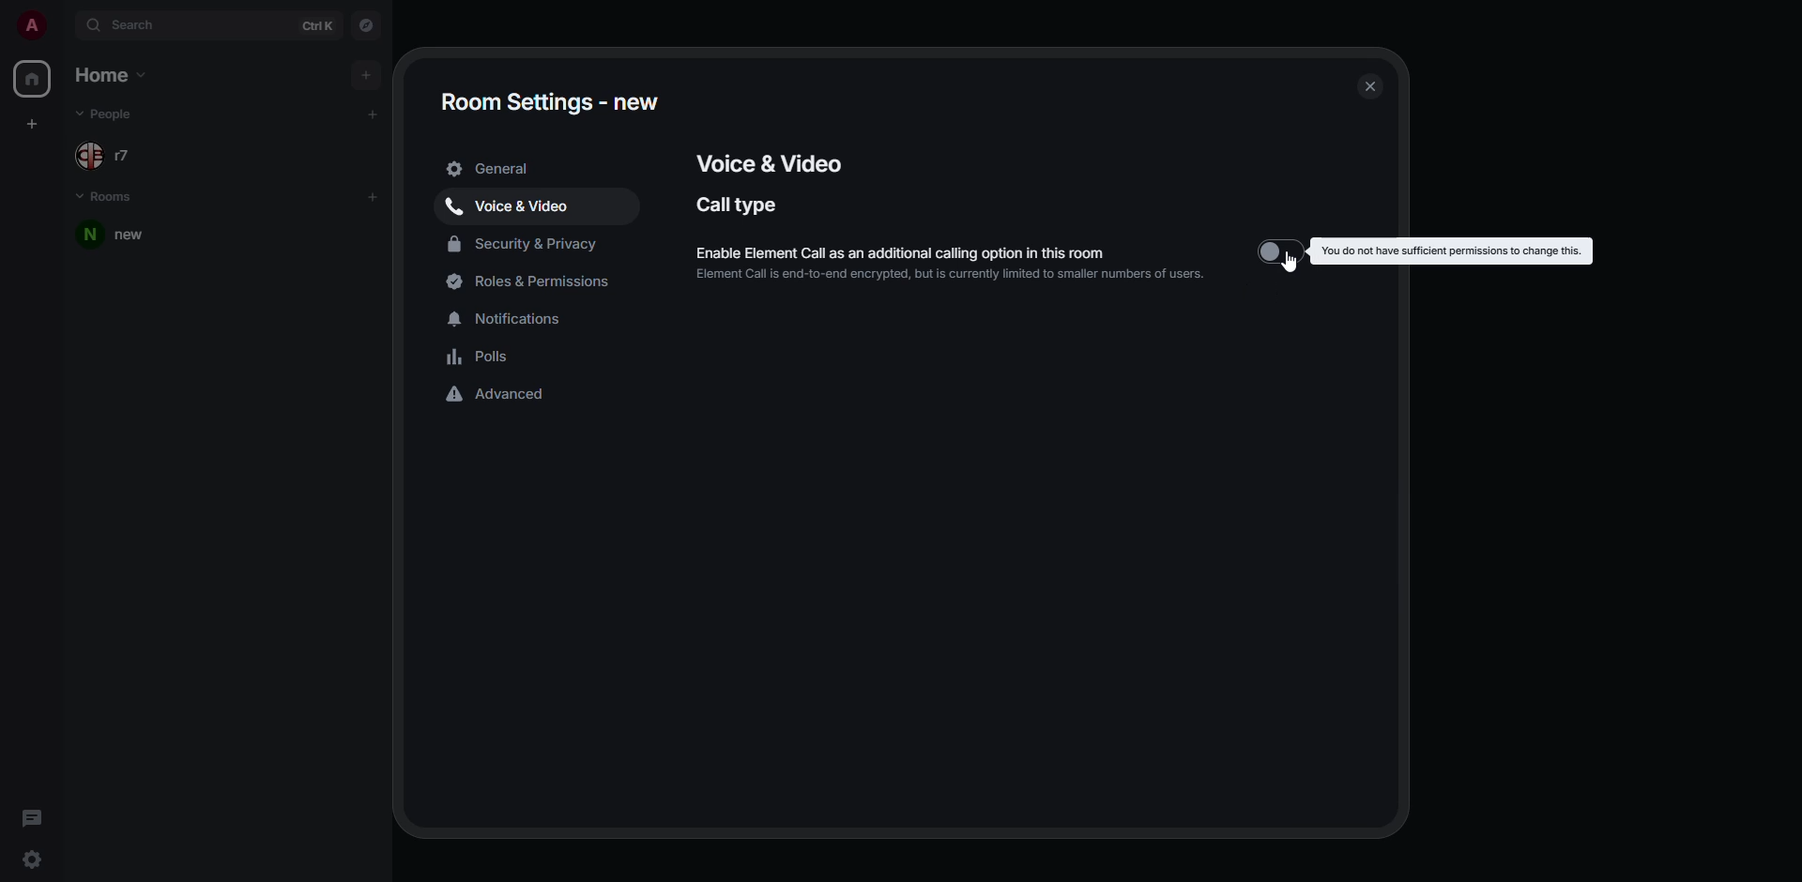 The height and width of the screenshot is (882, 1802). What do you see at coordinates (31, 815) in the screenshot?
I see `threads` at bounding box center [31, 815].